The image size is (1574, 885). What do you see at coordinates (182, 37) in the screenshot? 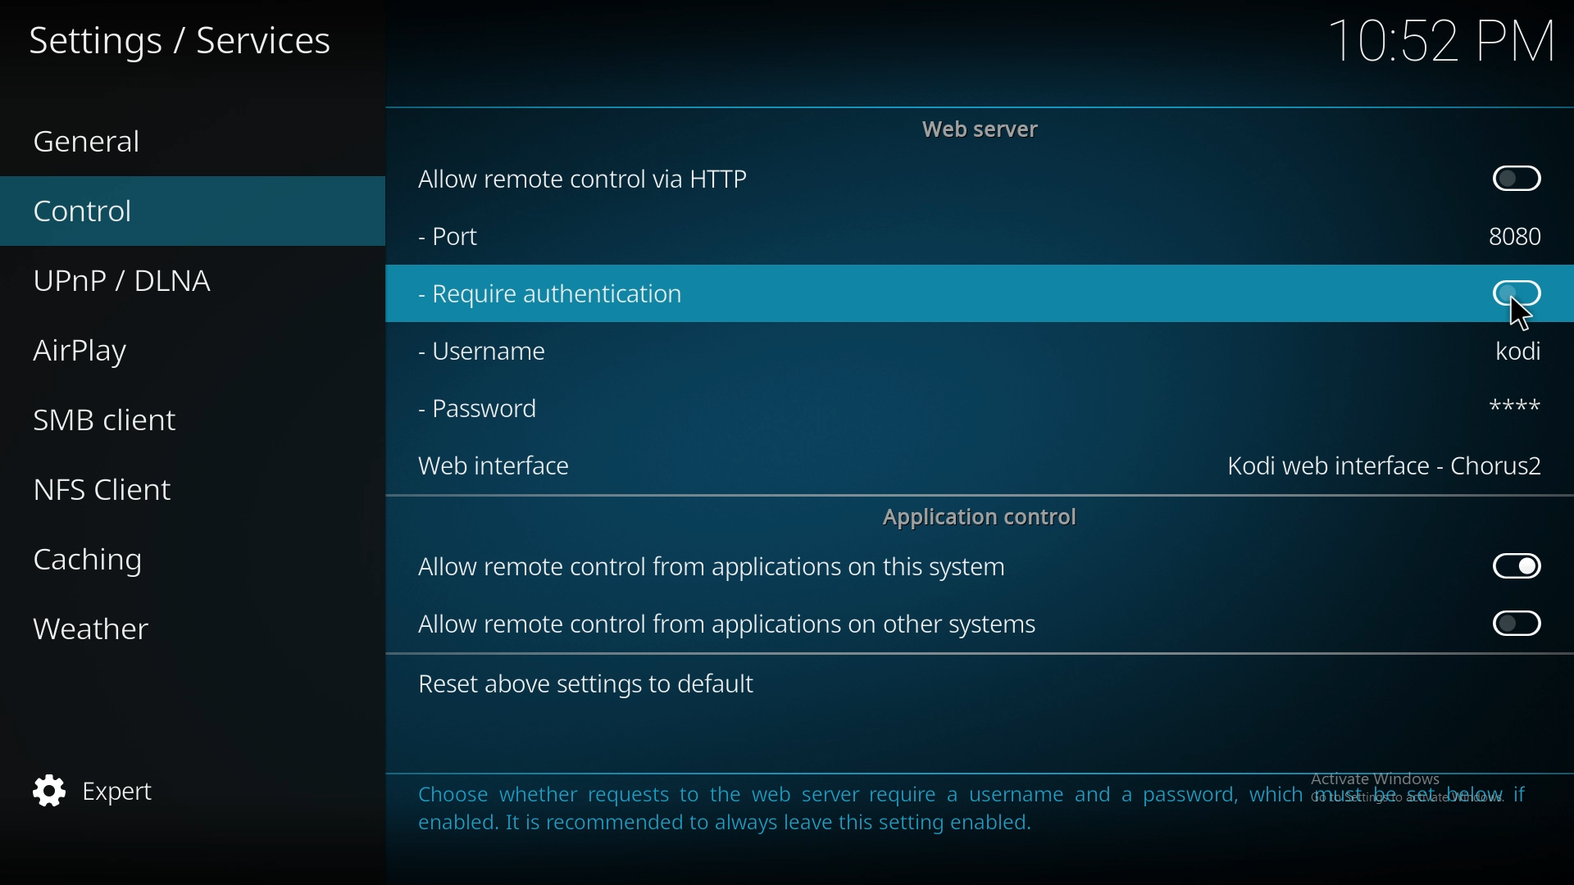
I see `services` at bounding box center [182, 37].